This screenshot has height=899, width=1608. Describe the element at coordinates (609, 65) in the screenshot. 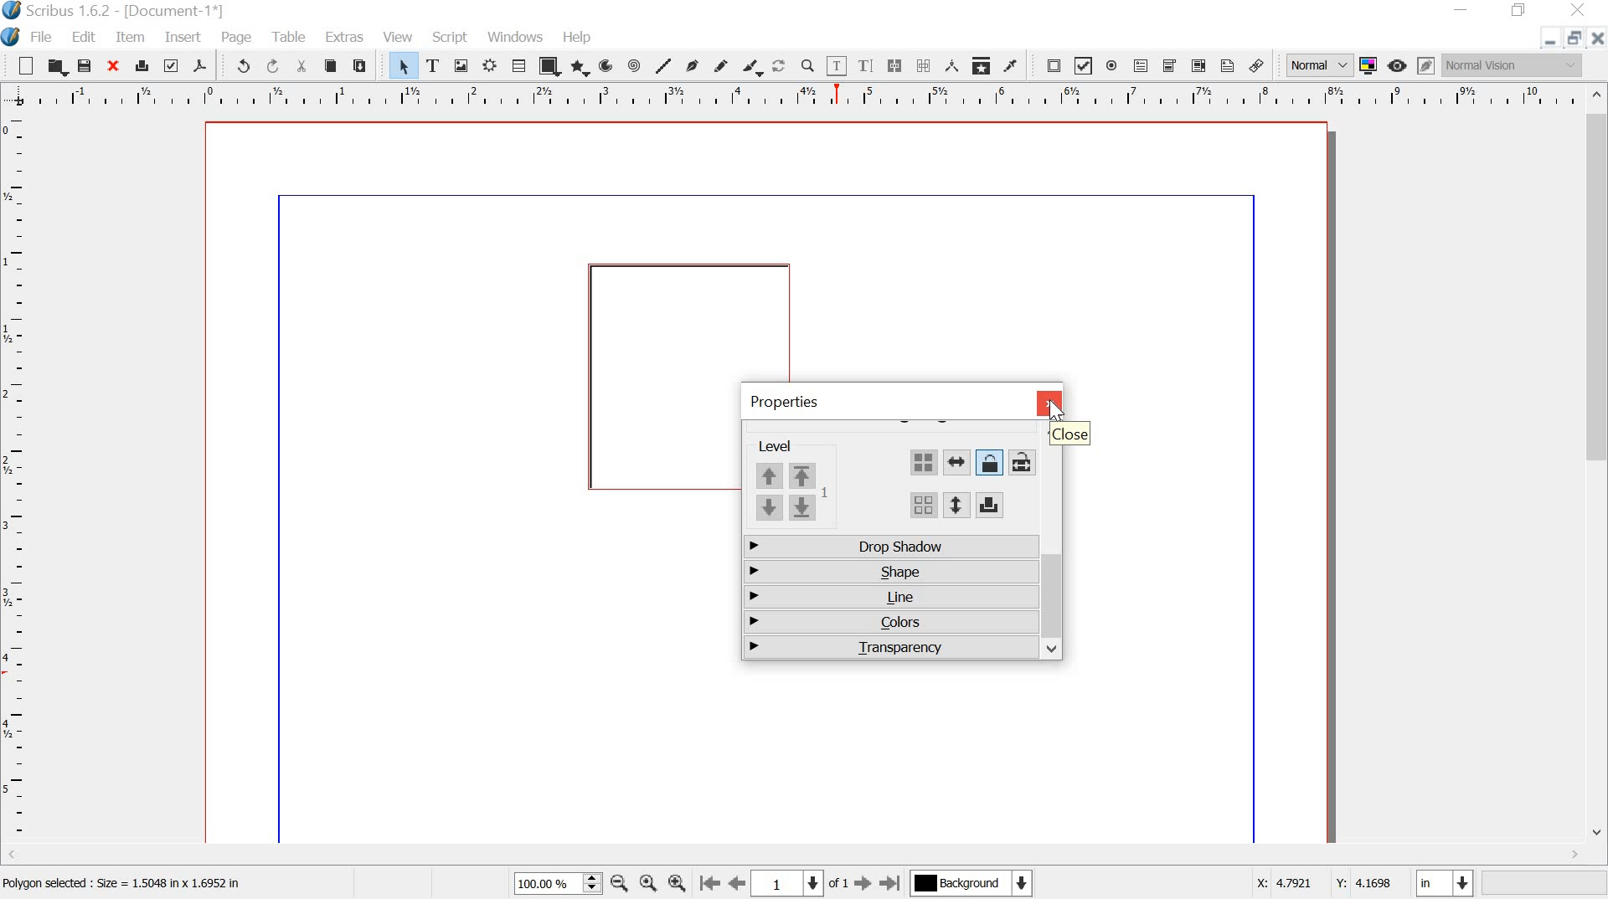

I see `arc` at that location.